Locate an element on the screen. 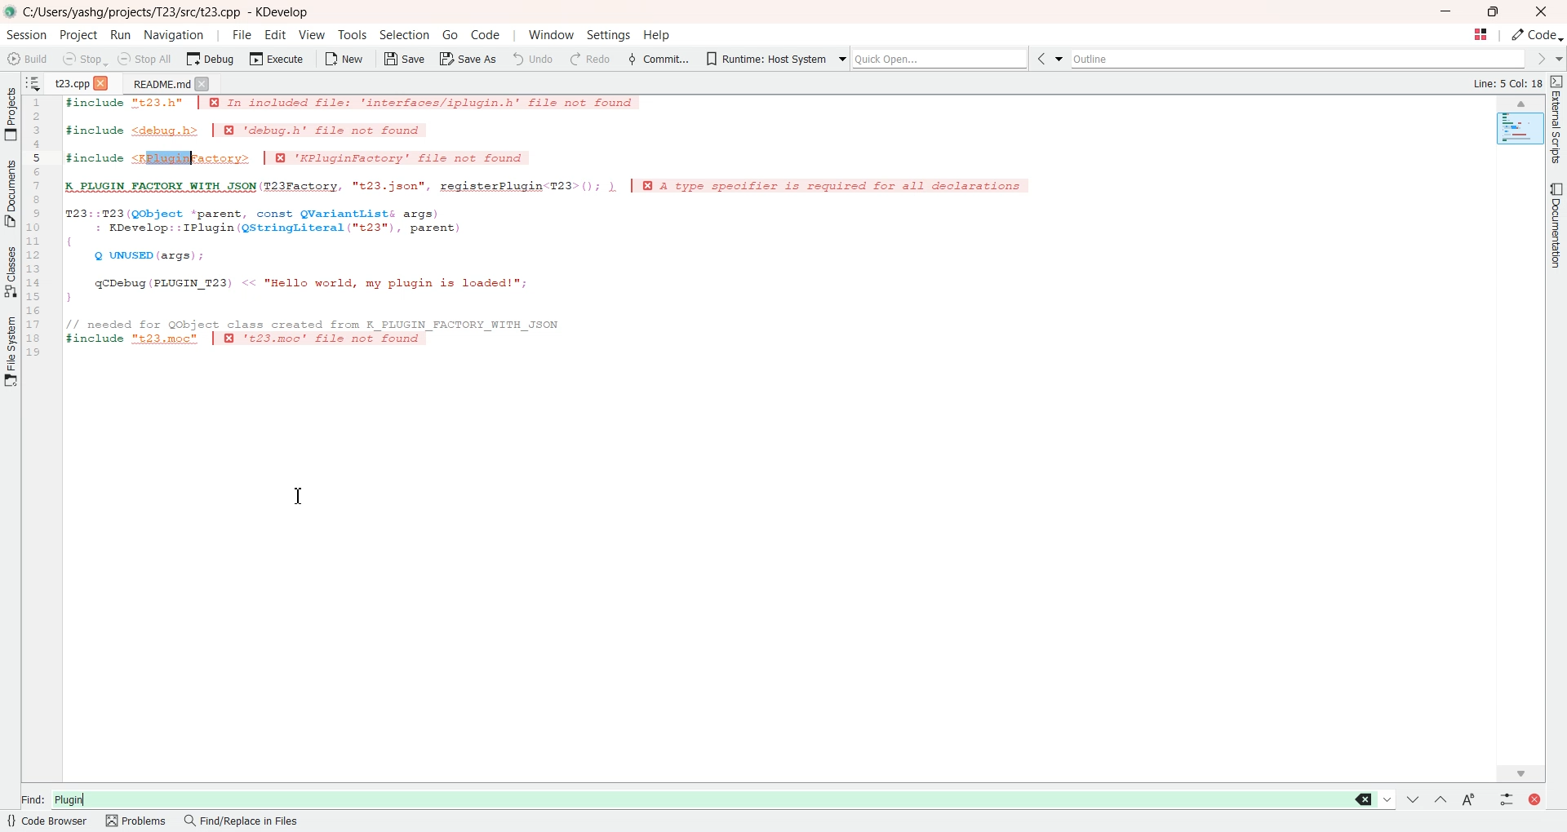 This screenshot has height=832, width=1567. Documents is located at coordinates (11, 193).